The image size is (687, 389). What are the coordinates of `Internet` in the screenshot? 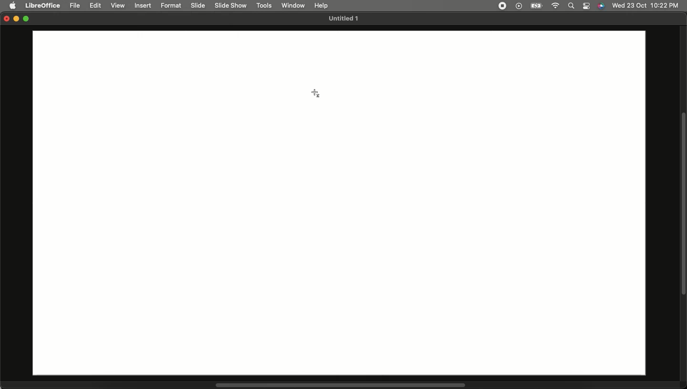 It's located at (555, 6).